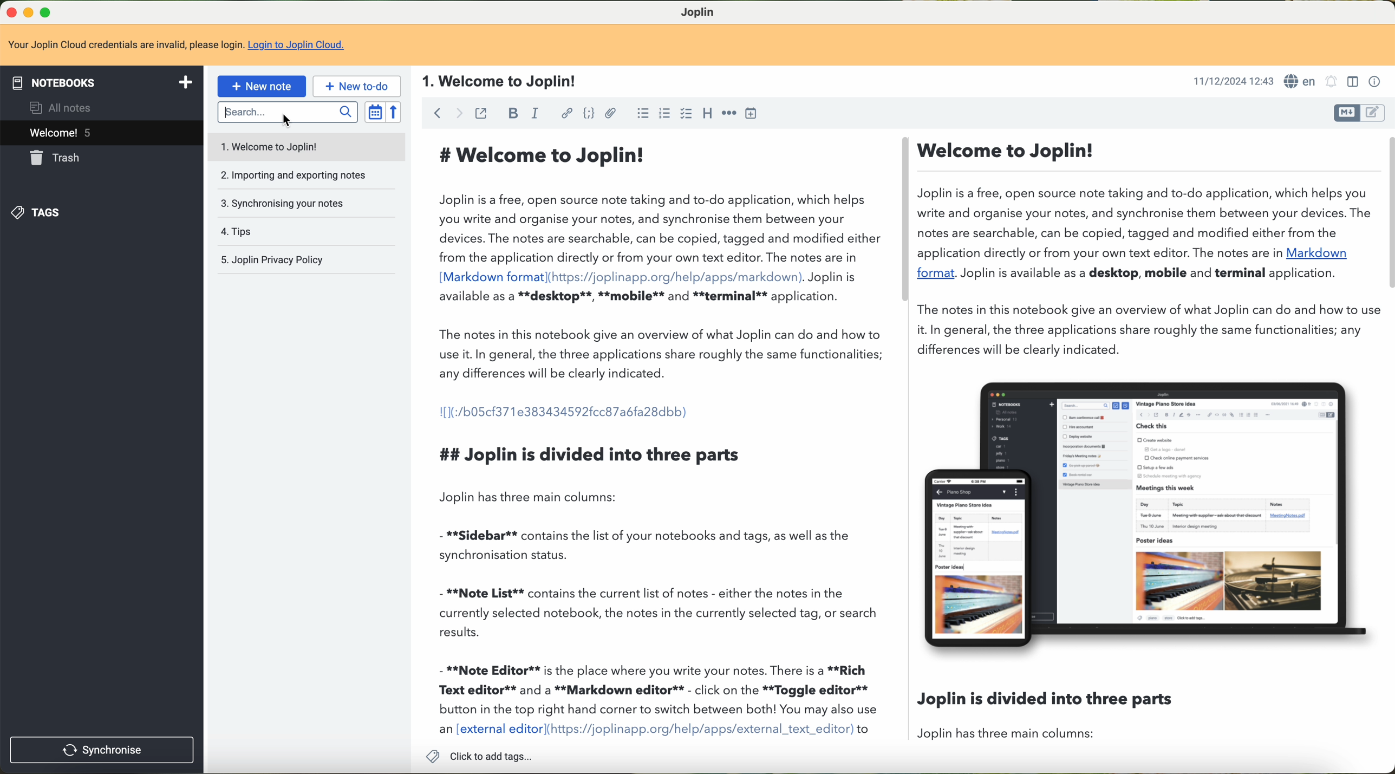 The image size is (1395, 774). Describe the element at coordinates (306, 259) in the screenshot. I see `Joplin privacy policy` at that location.